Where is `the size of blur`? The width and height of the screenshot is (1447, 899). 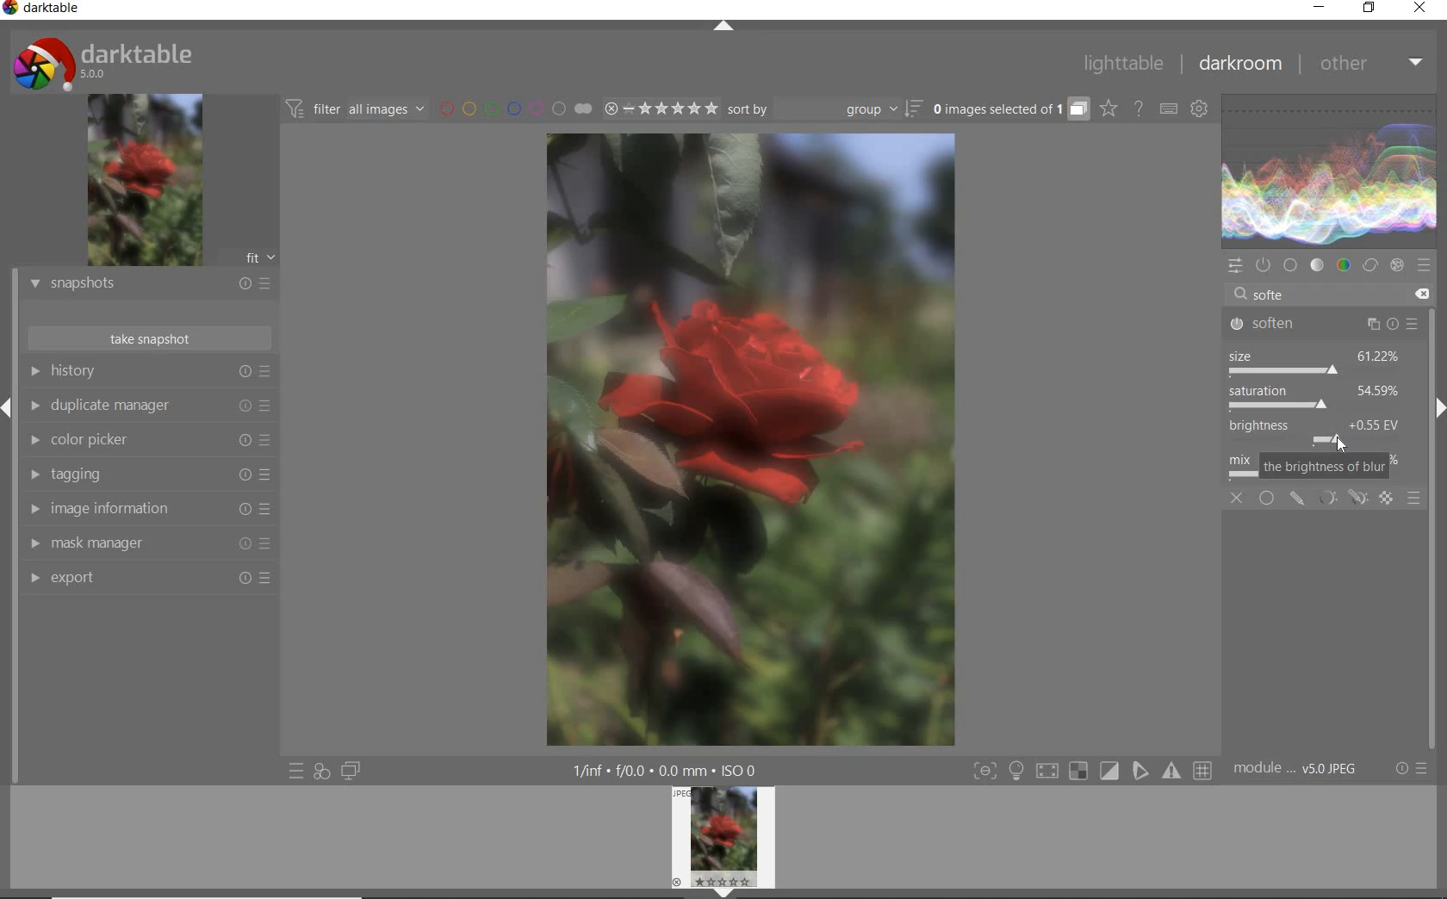 the size of blur is located at coordinates (1324, 398).